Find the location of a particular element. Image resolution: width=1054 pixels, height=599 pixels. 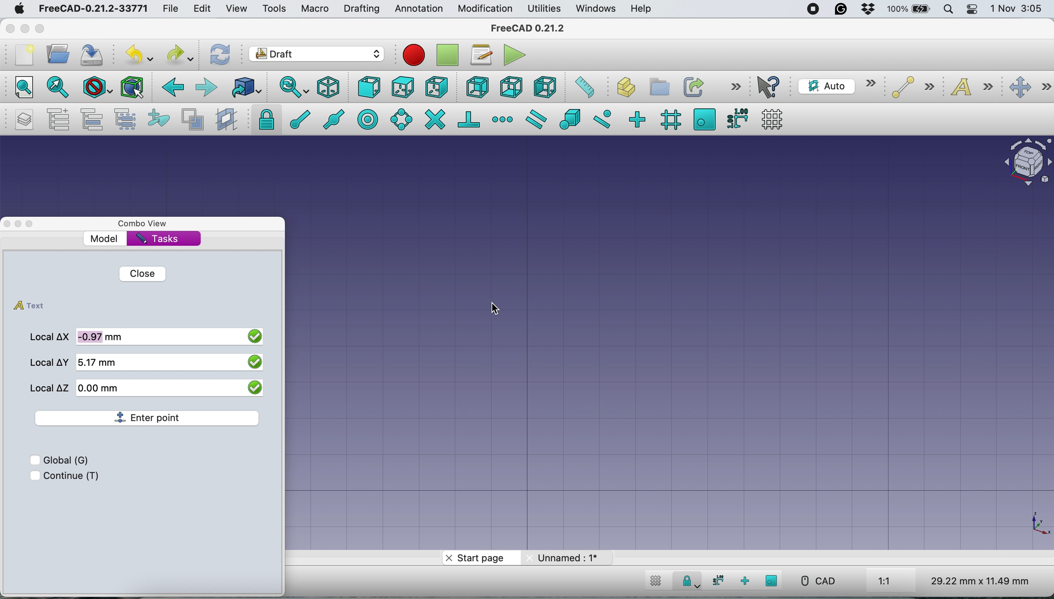

maximise is located at coordinates (33, 223).